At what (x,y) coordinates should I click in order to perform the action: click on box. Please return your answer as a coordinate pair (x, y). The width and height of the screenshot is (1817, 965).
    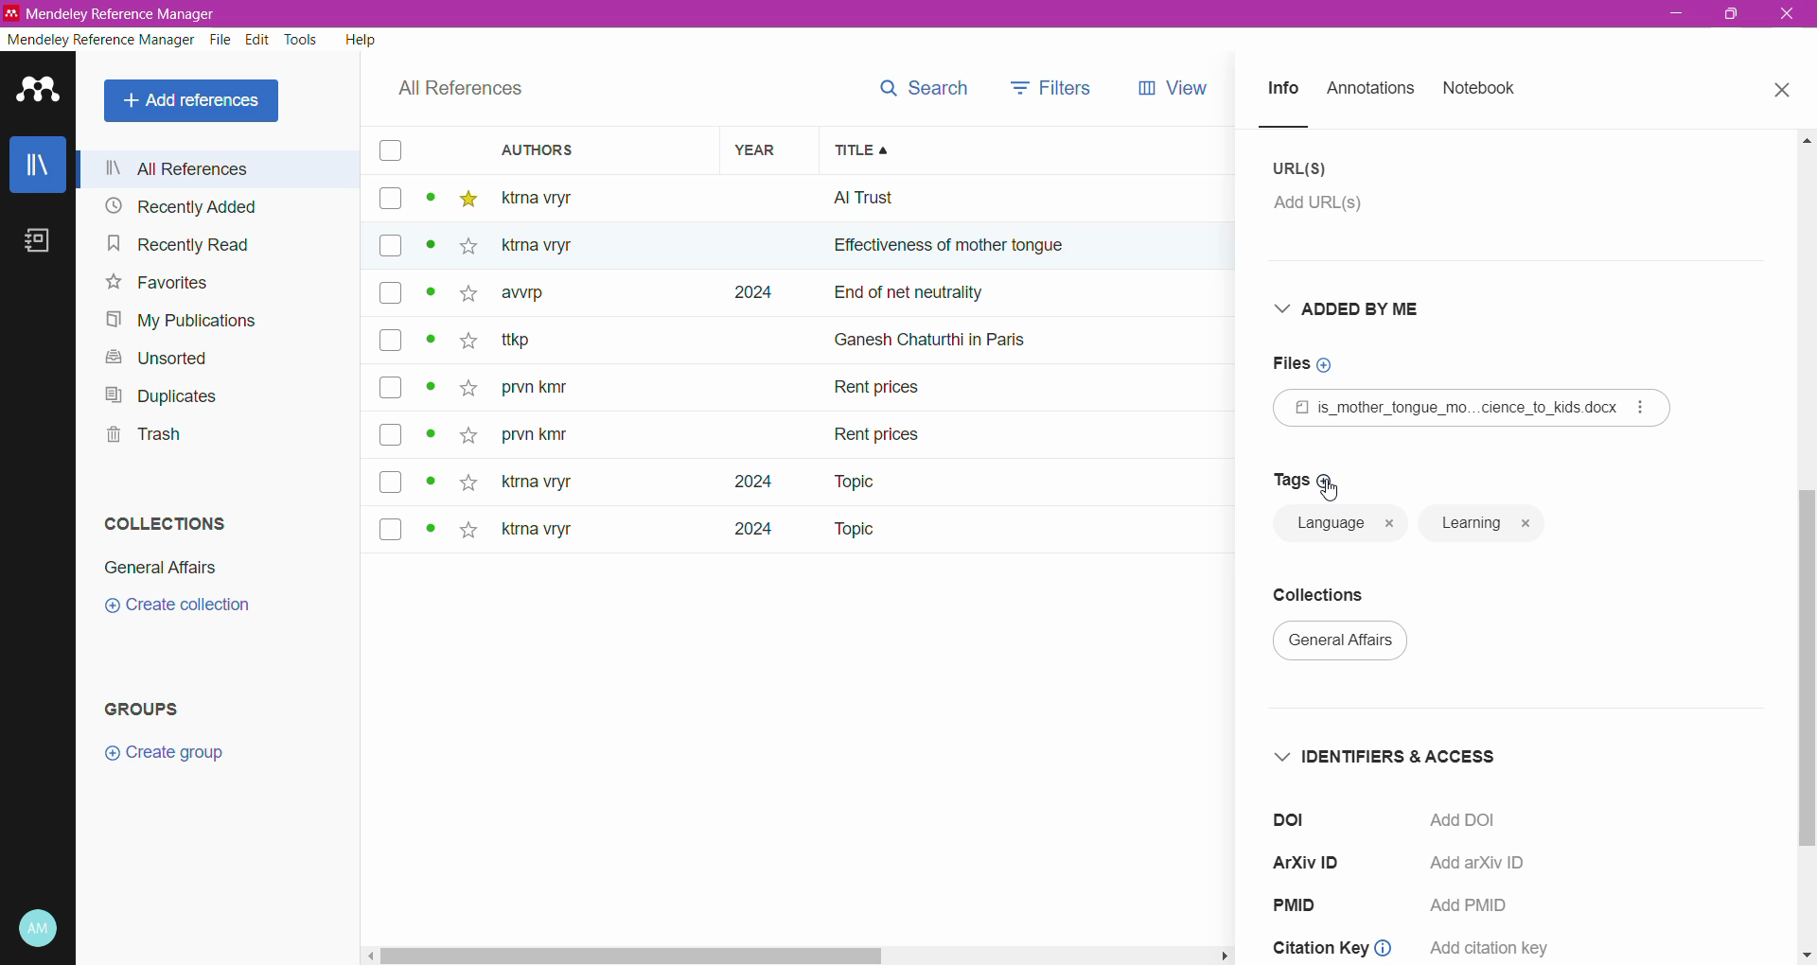
    Looking at the image, I should click on (391, 527).